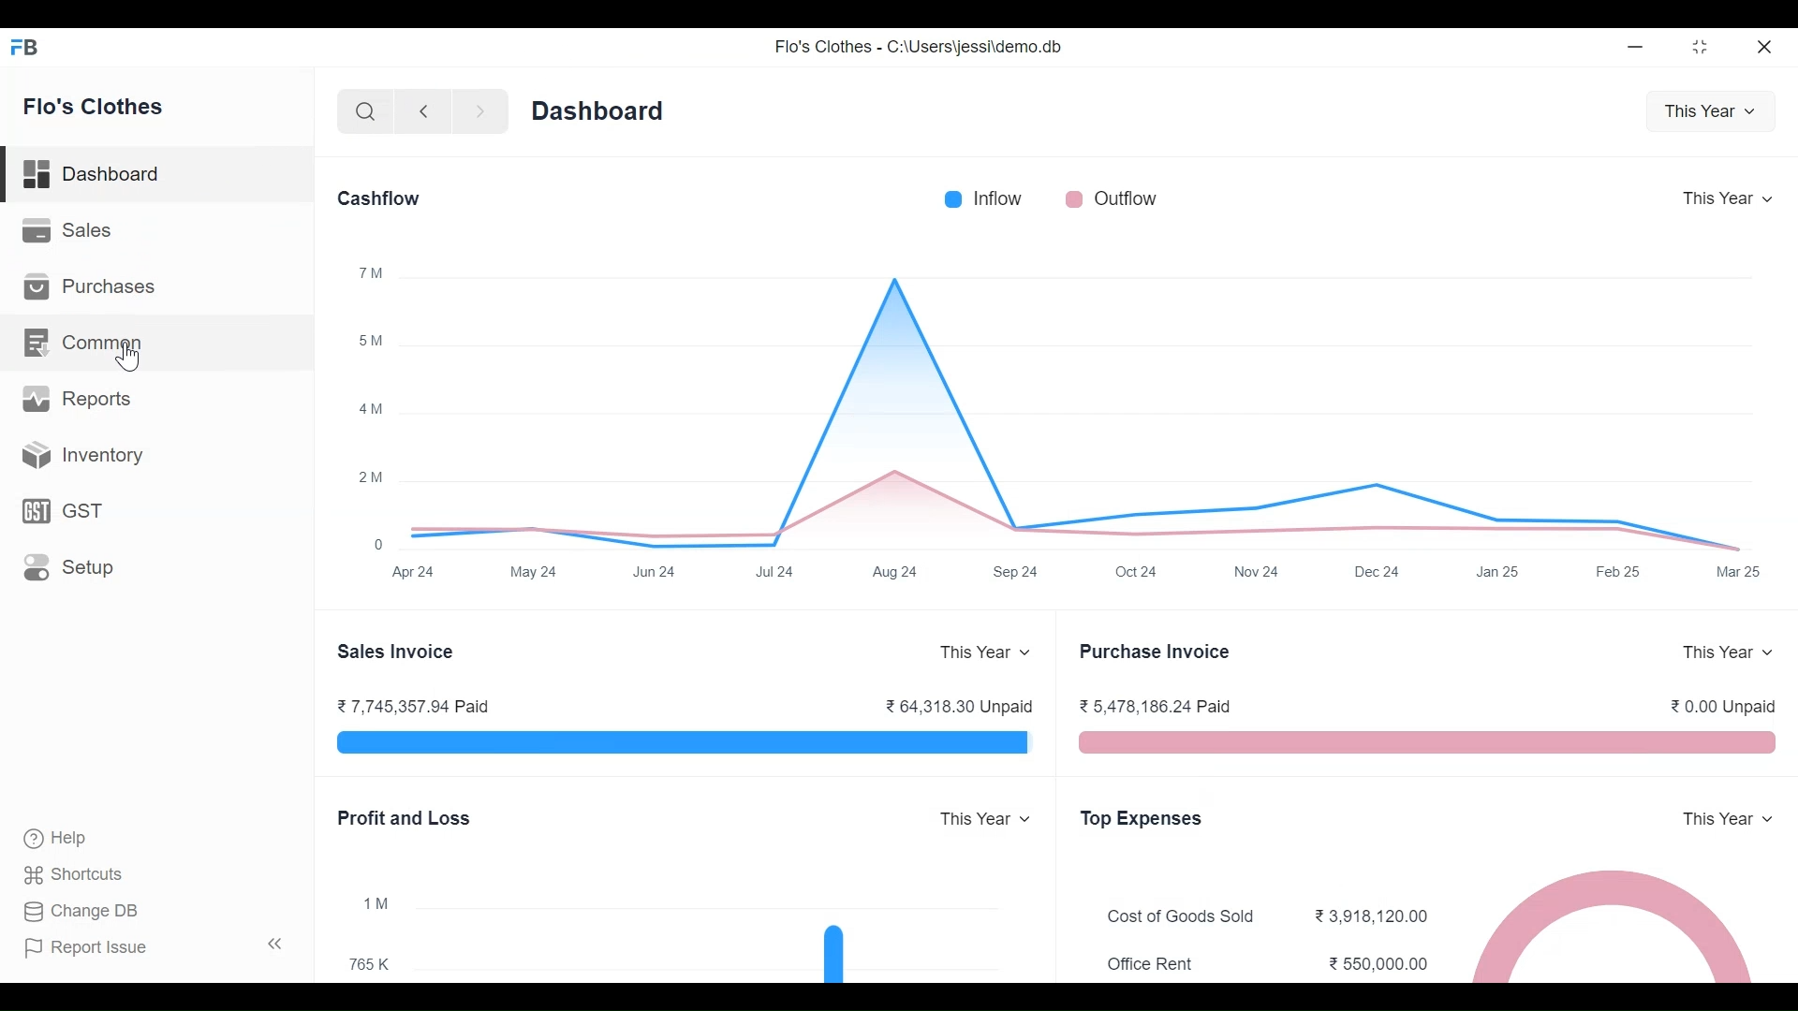 The height and width of the screenshot is (1011, 1798). I want to click on Common, so click(86, 342).